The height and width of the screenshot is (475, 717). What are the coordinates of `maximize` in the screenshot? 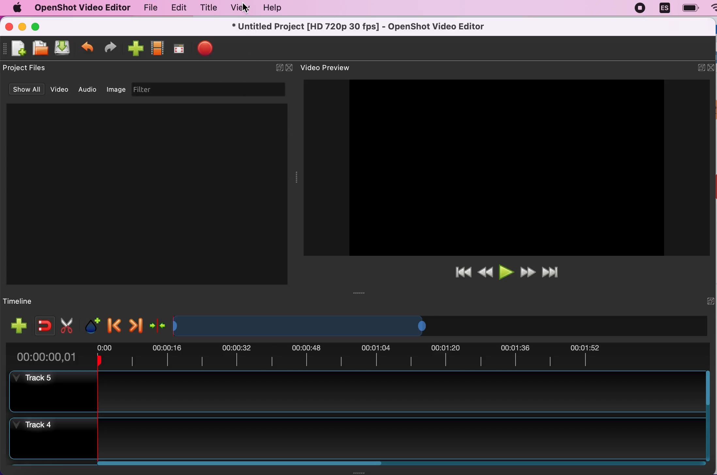 It's located at (38, 26).